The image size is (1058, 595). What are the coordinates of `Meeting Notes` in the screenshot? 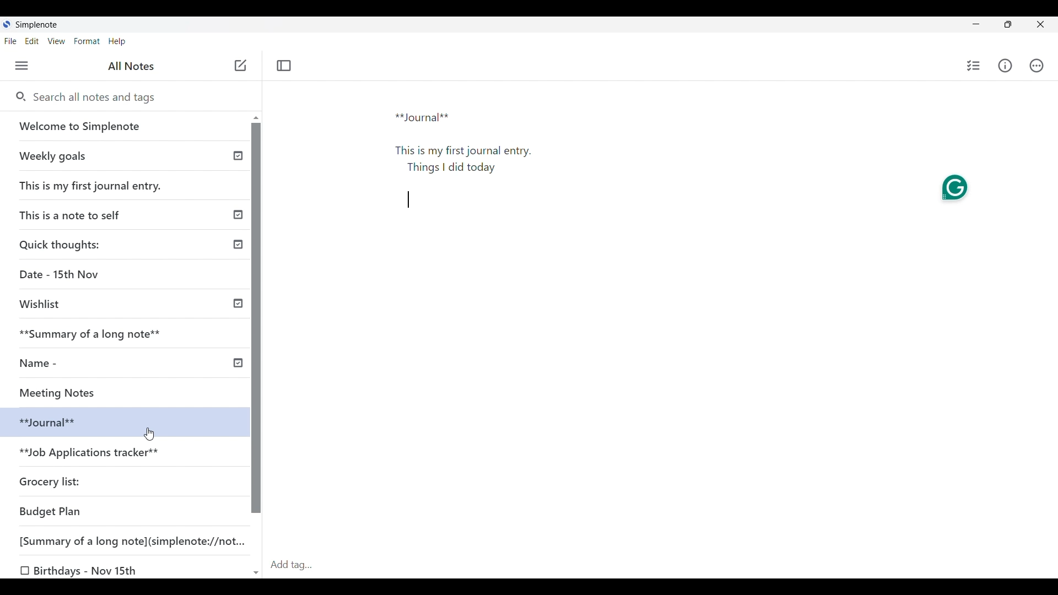 It's located at (70, 391).